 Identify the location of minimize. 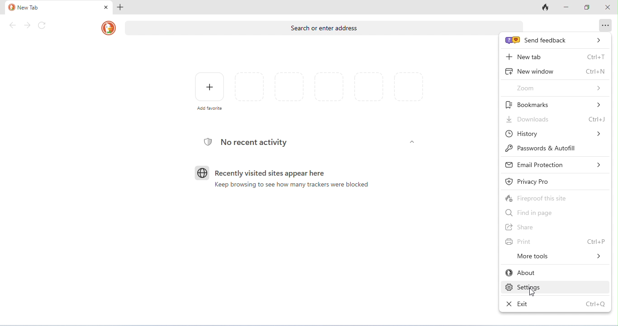
(566, 7).